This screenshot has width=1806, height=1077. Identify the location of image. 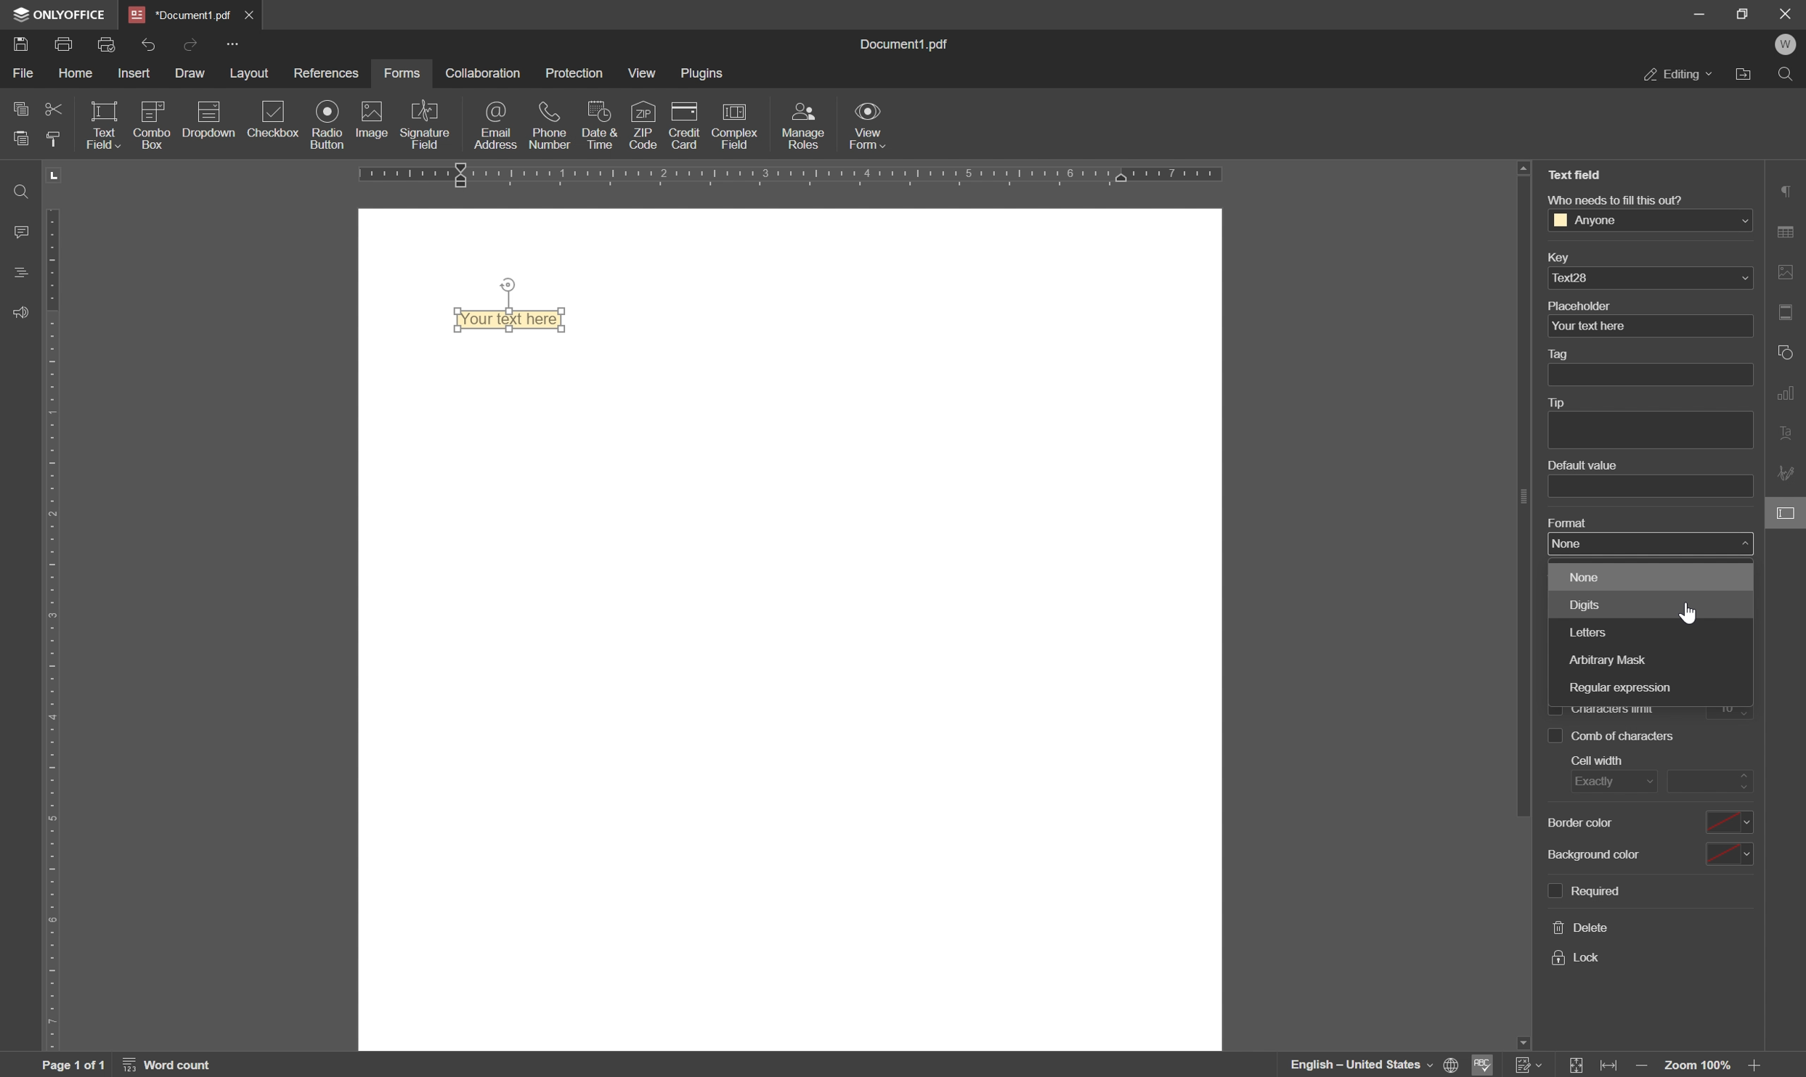
(375, 122).